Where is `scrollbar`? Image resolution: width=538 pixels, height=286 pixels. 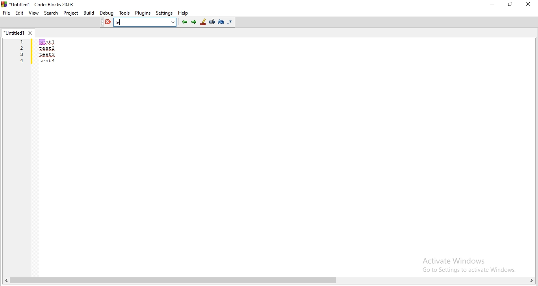
scrollbar is located at coordinates (270, 281).